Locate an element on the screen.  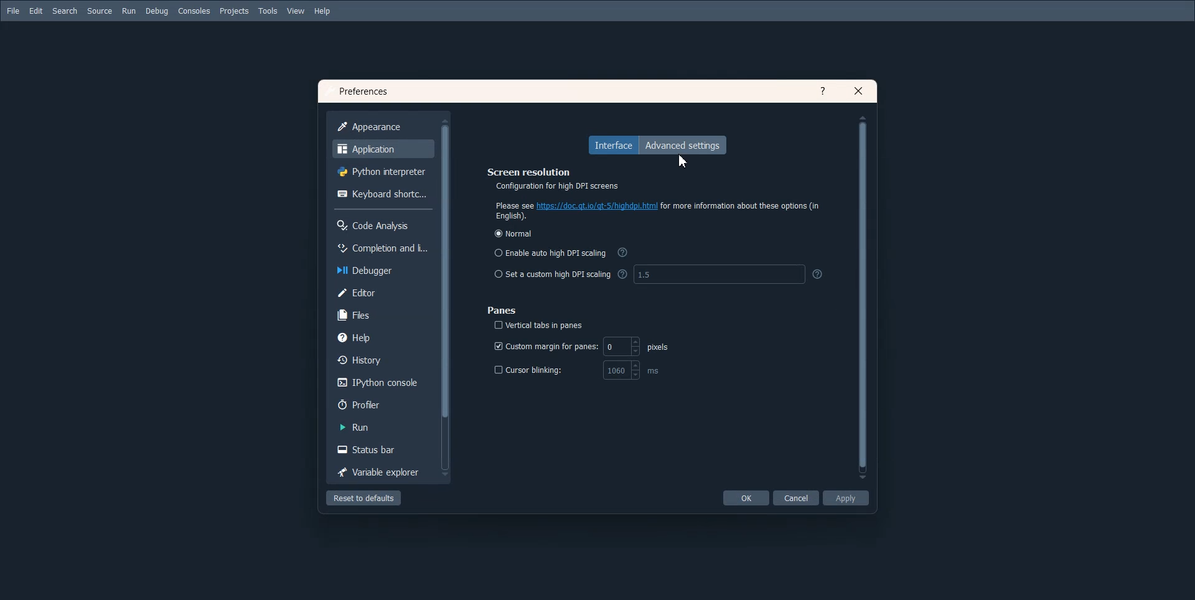
more info is located at coordinates (623, 252).